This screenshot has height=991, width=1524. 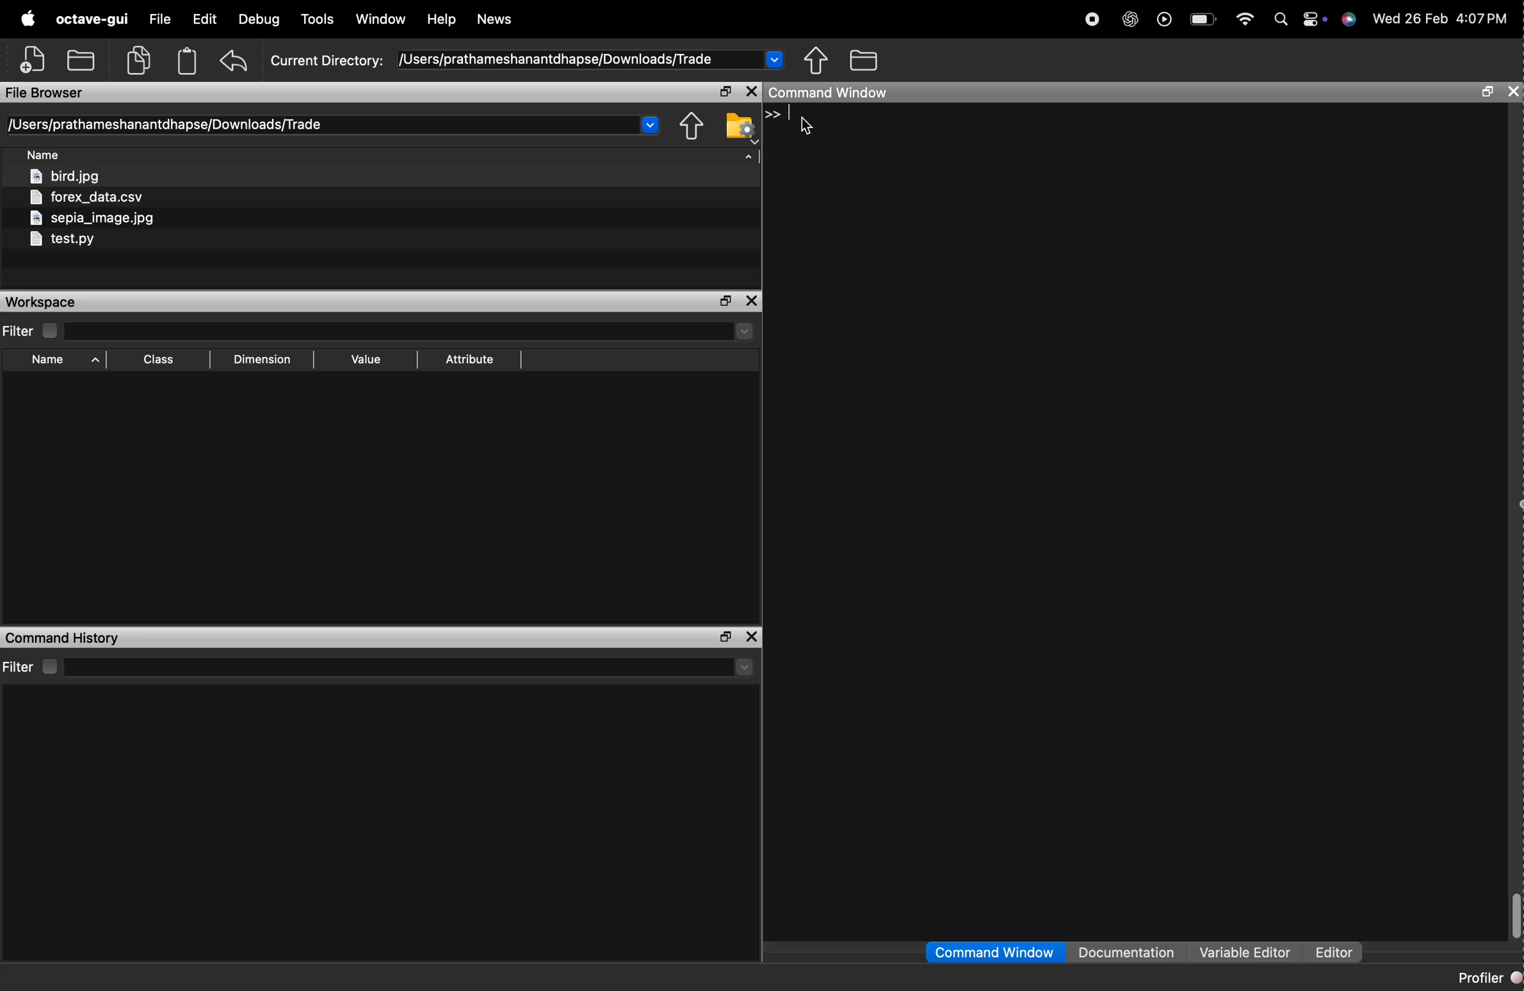 What do you see at coordinates (1128, 951) in the screenshot?
I see `Documentation ` at bounding box center [1128, 951].